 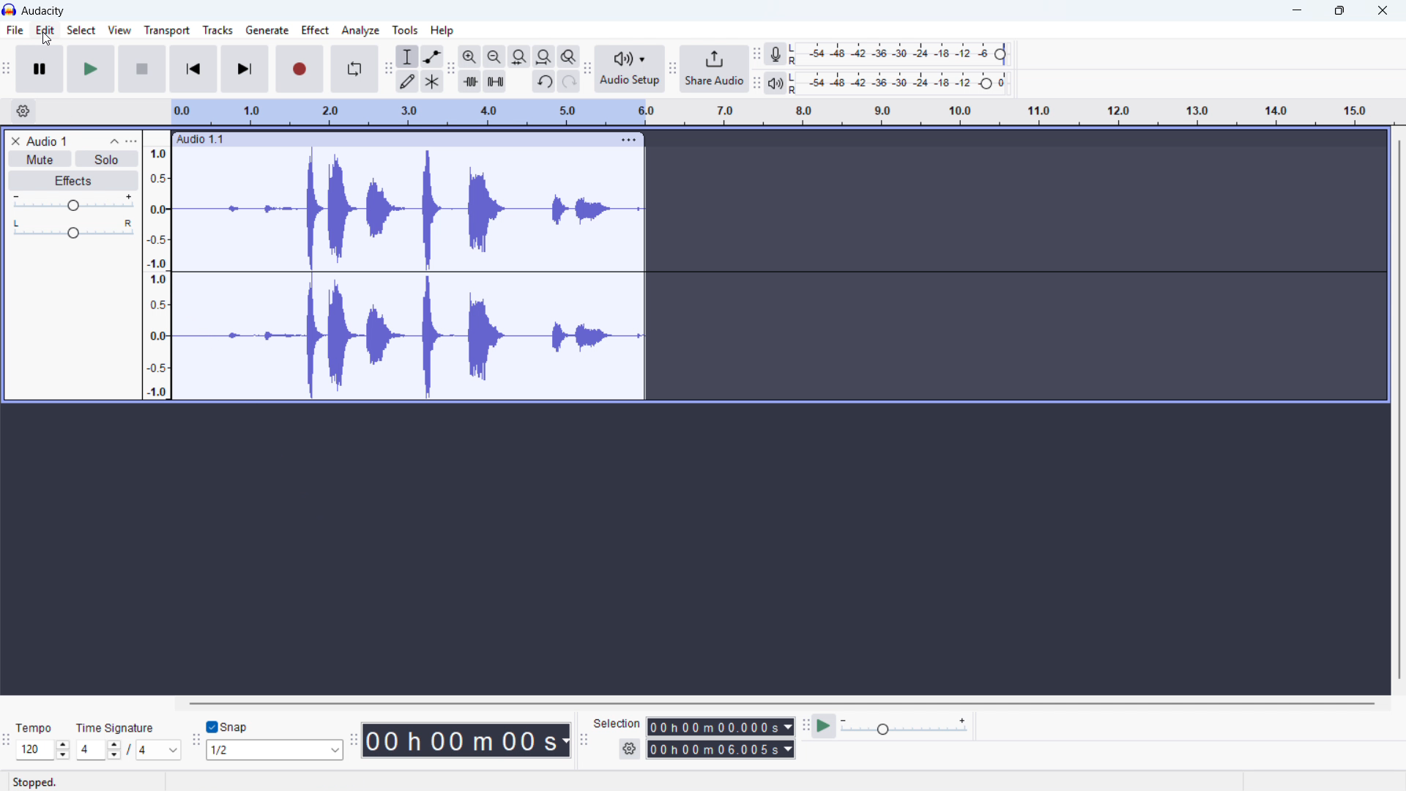 What do you see at coordinates (721, 749) in the screenshot?
I see `end time` at bounding box center [721, 749].